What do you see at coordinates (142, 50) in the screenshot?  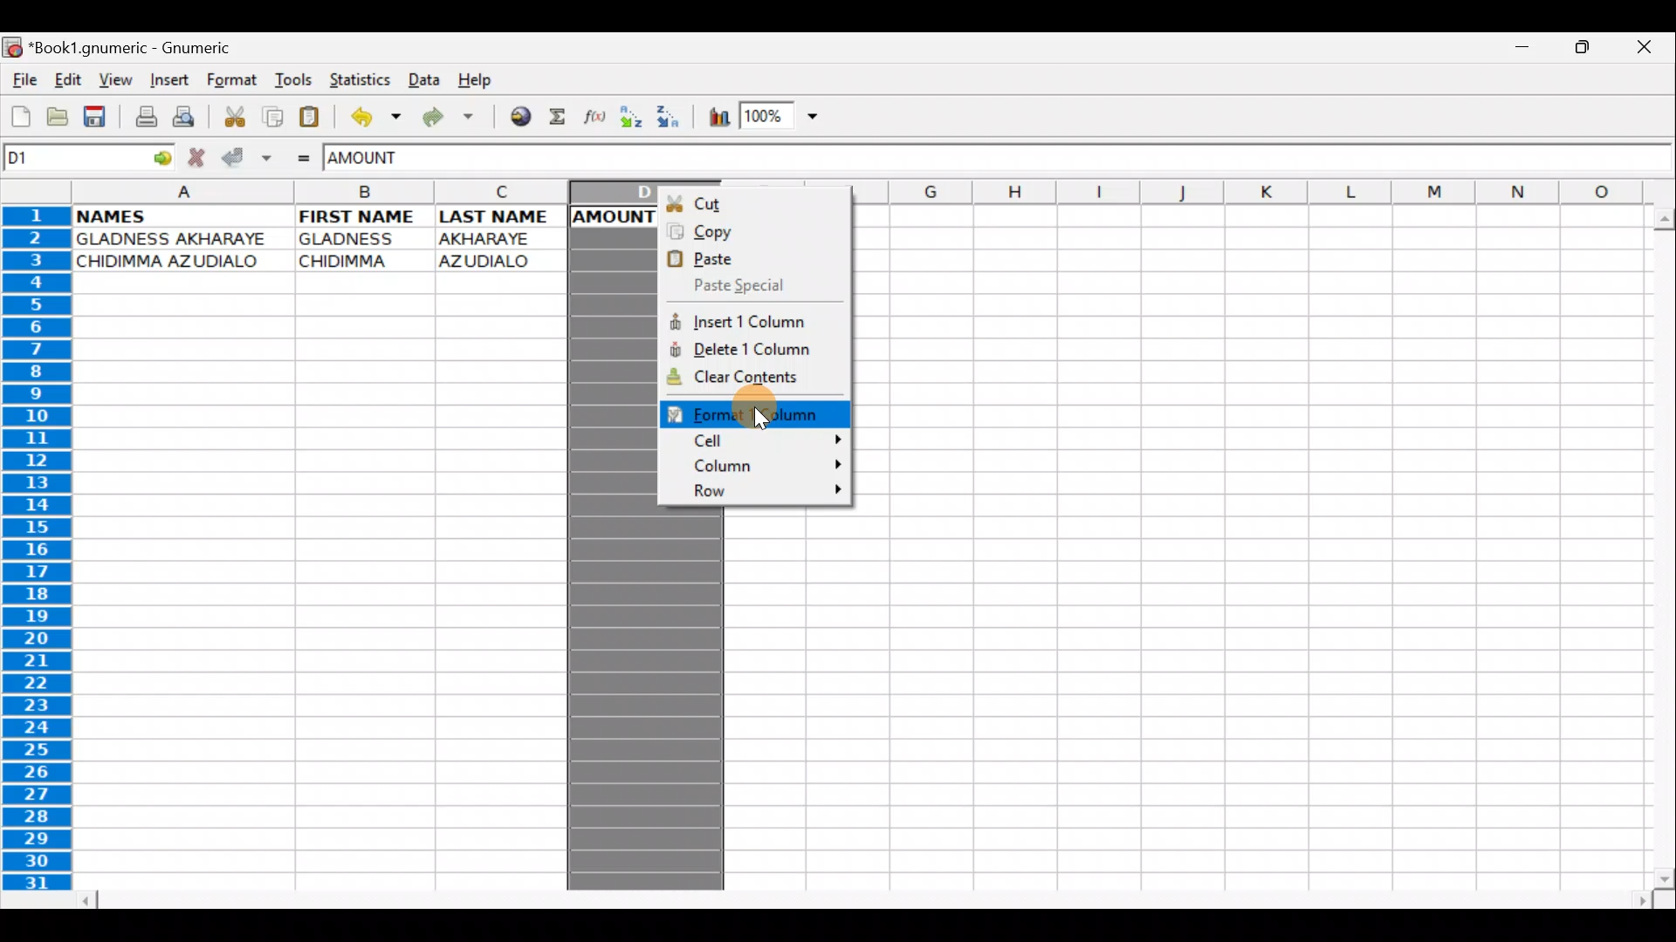 I see `*Book 1.gnumeric - Gnumeric` at bounding box center [142, 50].